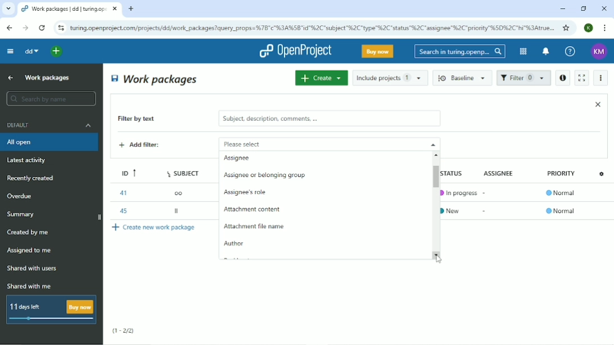 Image resolution: width=614 pixels, height=345 pixels. Describe the element at coordinates (70, 9) in the screenshot. I see `Current tab` at that location.